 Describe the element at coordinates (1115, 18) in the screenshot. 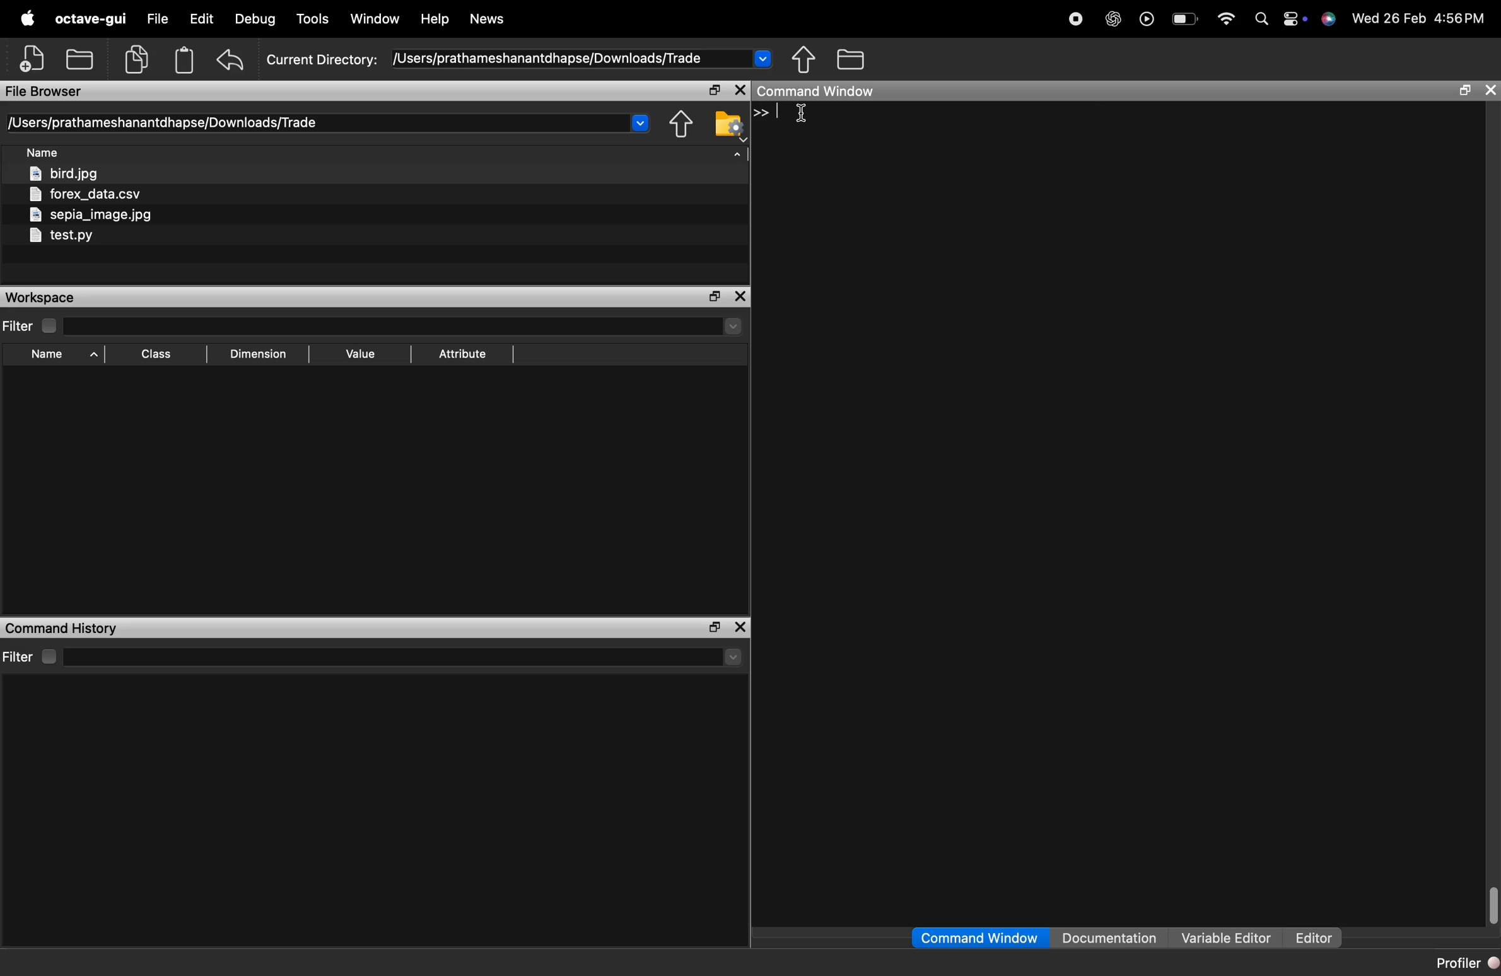

I see `chat gpt` at that location.